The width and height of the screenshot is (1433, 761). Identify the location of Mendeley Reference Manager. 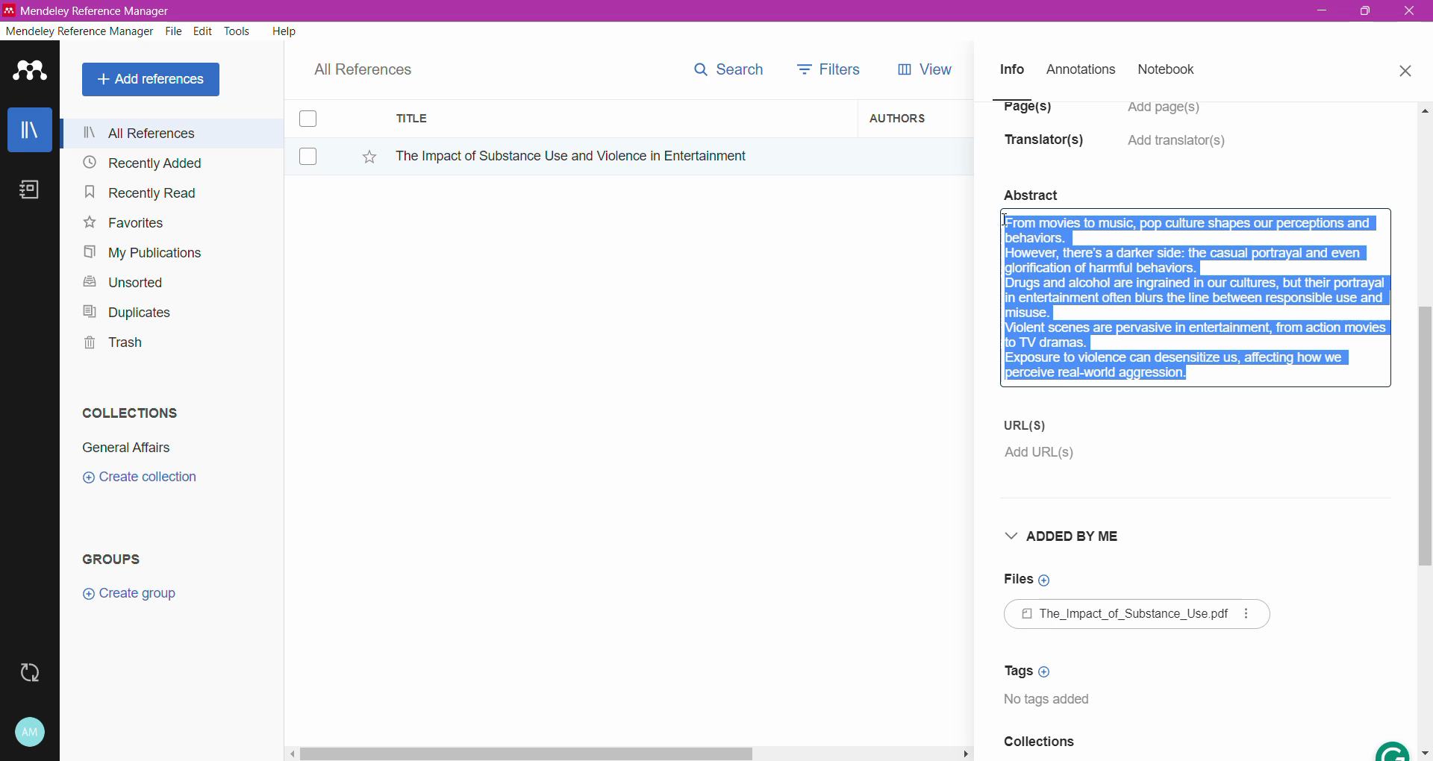
(80, 31).